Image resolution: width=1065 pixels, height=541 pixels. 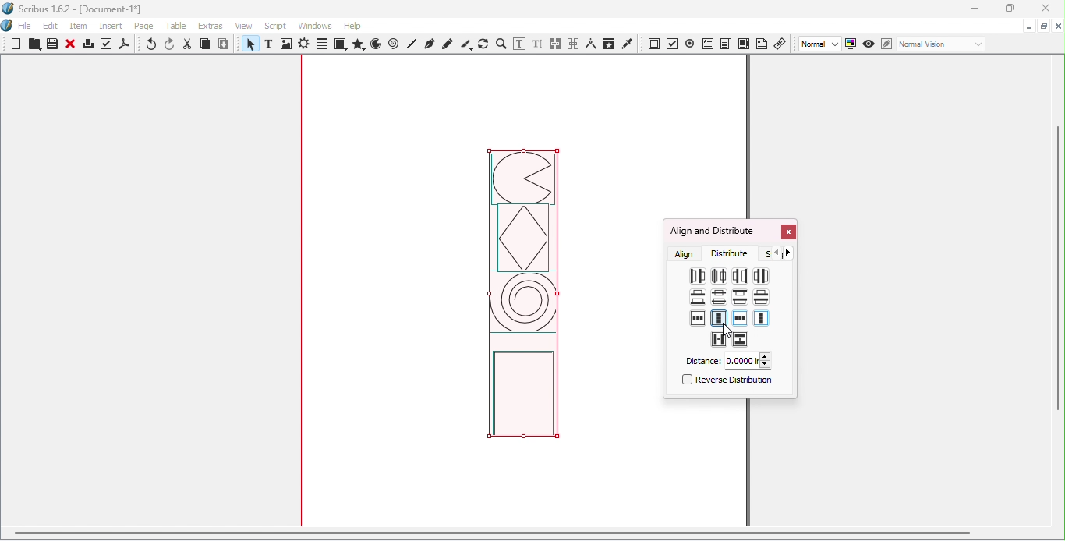 What do you see at coordinates (33, 45) in the screenshot?
I see `Open` at bounding box center [33, 45].